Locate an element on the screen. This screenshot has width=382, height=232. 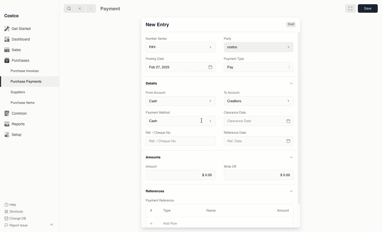
Purchase Invoices is located at coordinates (25, 71).